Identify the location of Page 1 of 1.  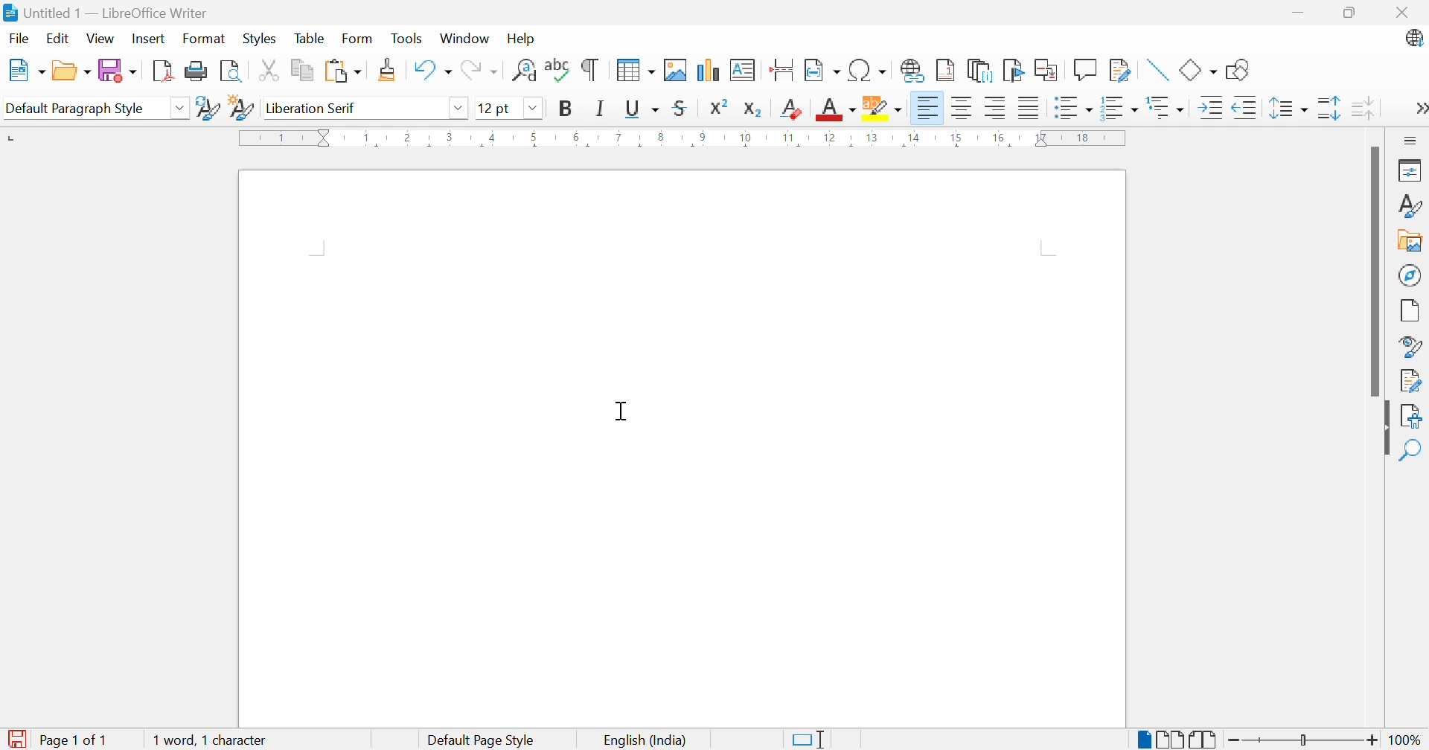
(57, 740).